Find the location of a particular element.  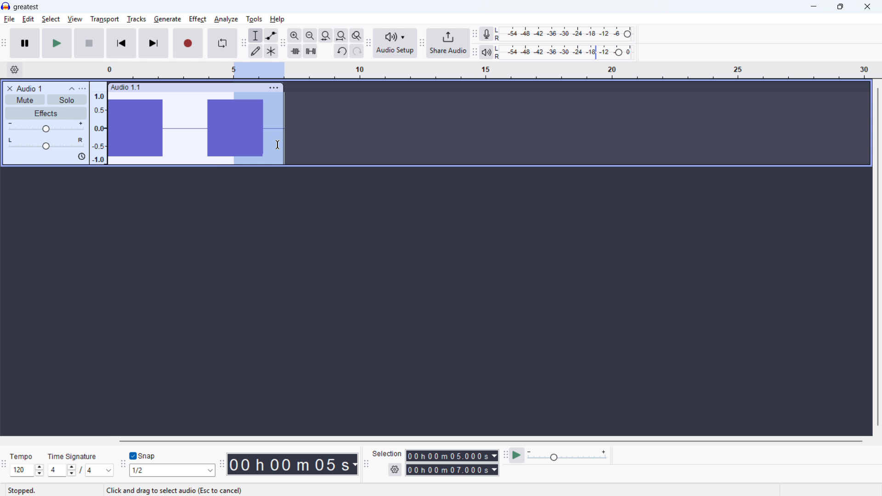

Envelope tool  is located at coordinates (271, 35).